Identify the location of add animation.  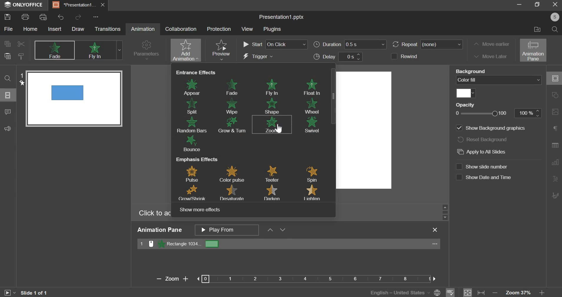
(187, 50).